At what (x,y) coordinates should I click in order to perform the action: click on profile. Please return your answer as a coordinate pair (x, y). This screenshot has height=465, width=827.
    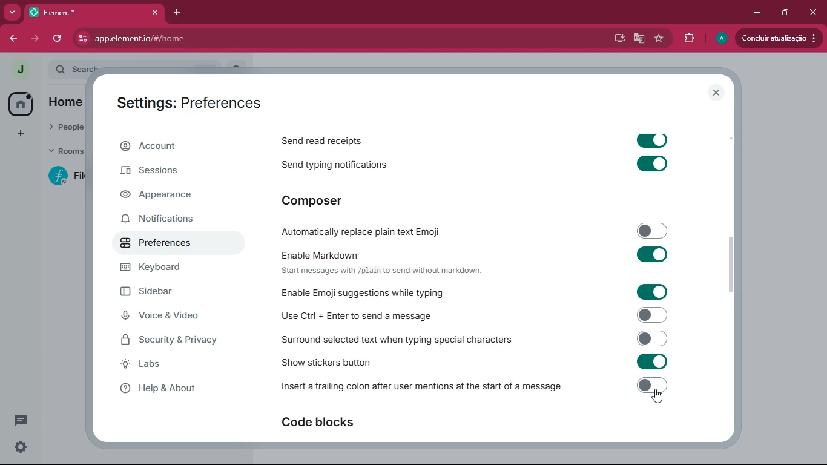
    Looking at the image, I should click on (720, 38).